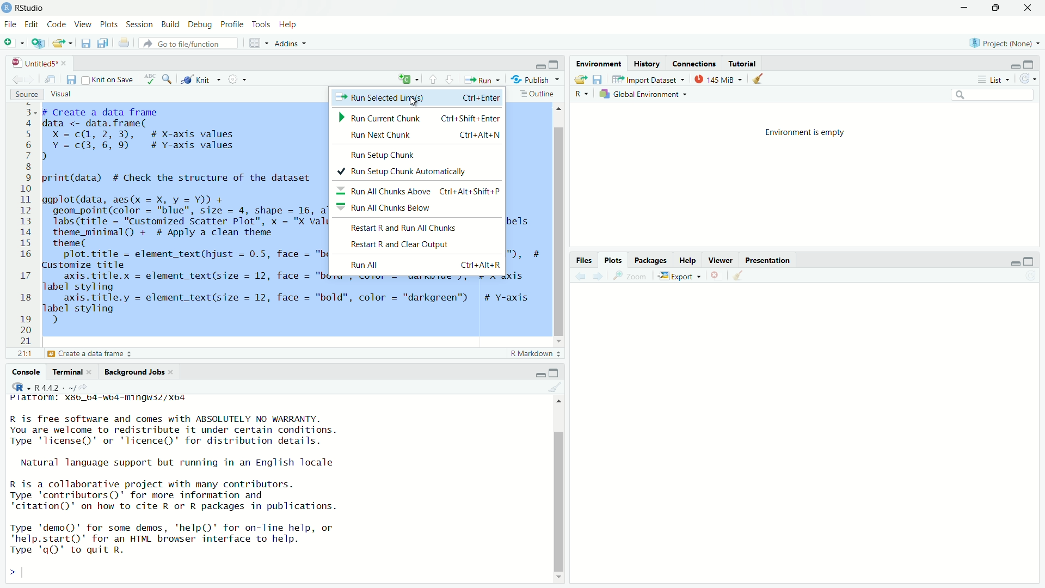 The image size is (1045, 588). Describe the element at coordinates (149, 79) in the screenshot. I see `ABC` at that location.